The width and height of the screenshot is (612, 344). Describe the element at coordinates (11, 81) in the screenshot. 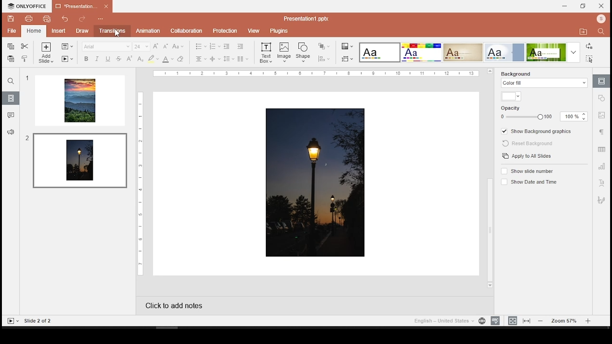

I see `find` at that location.